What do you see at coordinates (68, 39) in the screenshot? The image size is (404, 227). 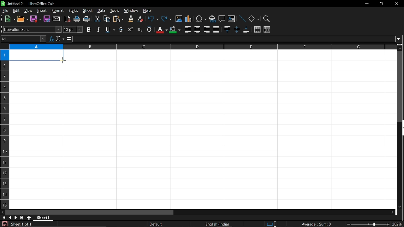 I see `formula` at bounding box center [68, 39].